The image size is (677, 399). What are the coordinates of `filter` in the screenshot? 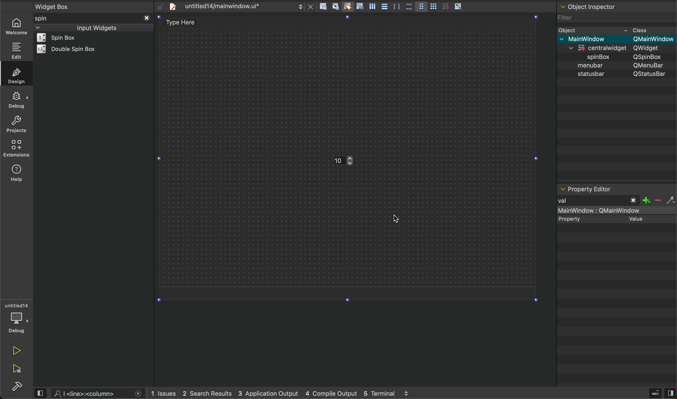 It's located at (566, 16).